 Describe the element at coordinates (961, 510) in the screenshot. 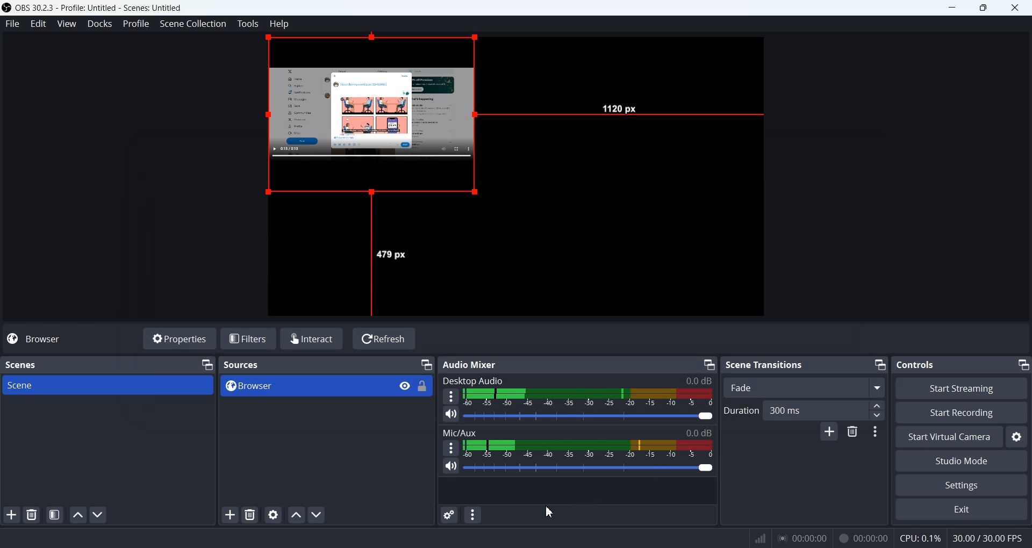

I see `Exit` at that location.